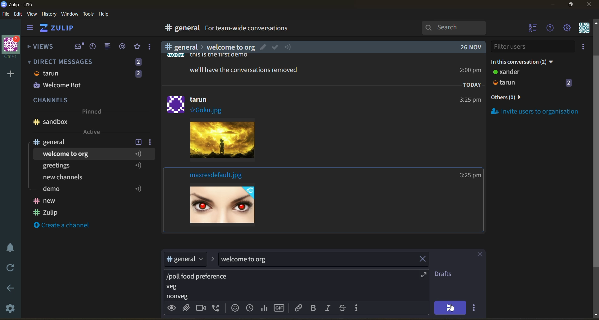 Image resolution: width=599 pixels, height=320 pixels. Describe the element at coordinates (472, 85) in the screenshot. I see `` at that location.